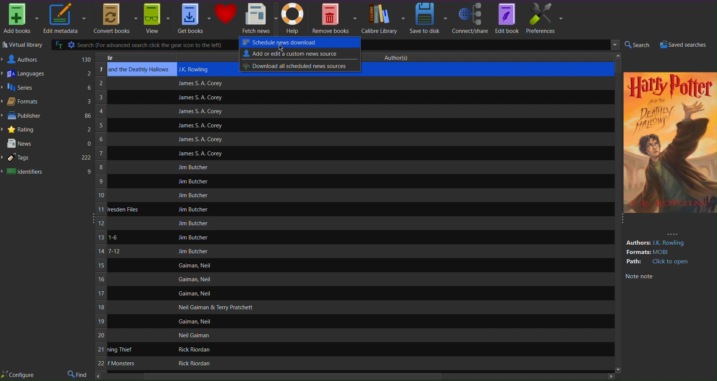 This screenshot has height=381, width=717. Describe the element at coordinates (195, 139) in the screenshot. I see `James 5. A. Corey` at that location.